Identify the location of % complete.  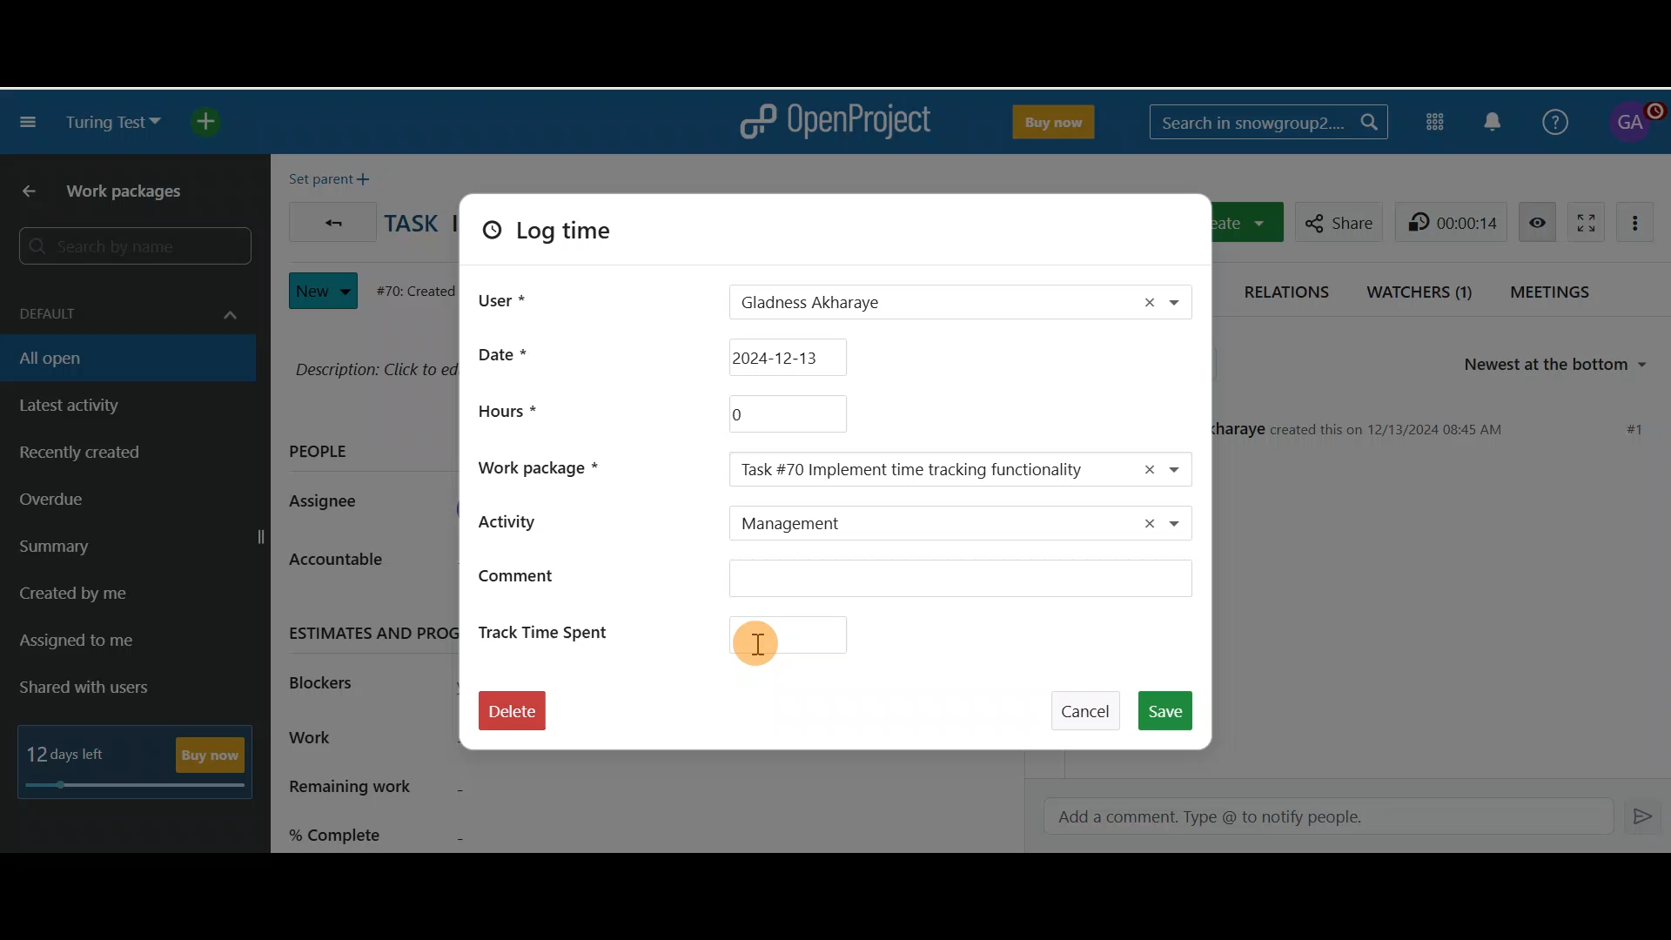
(464, 831).